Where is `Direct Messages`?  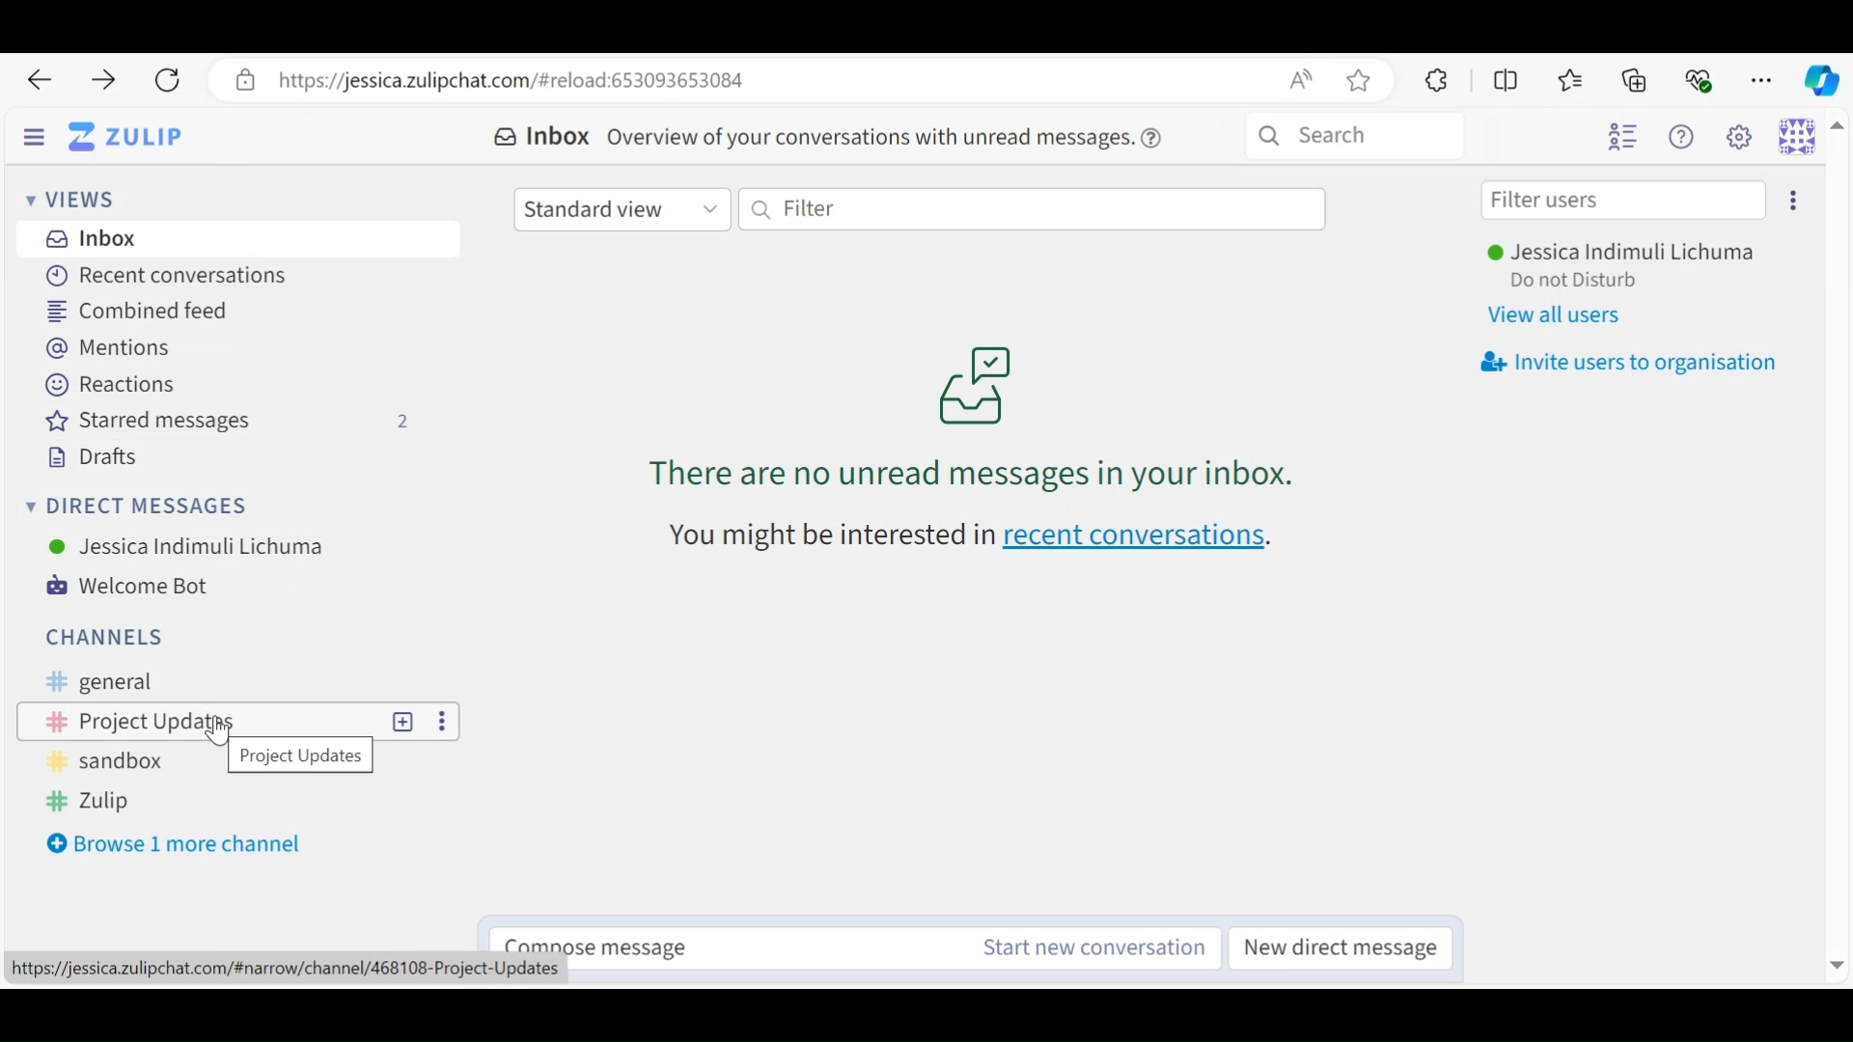 Direct Messages is located at coordinates (142, 507).